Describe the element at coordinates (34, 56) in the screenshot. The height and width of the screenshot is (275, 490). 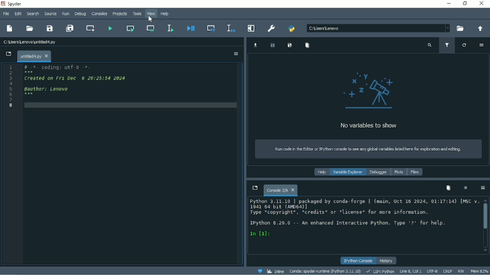
I see `File name` at that location.